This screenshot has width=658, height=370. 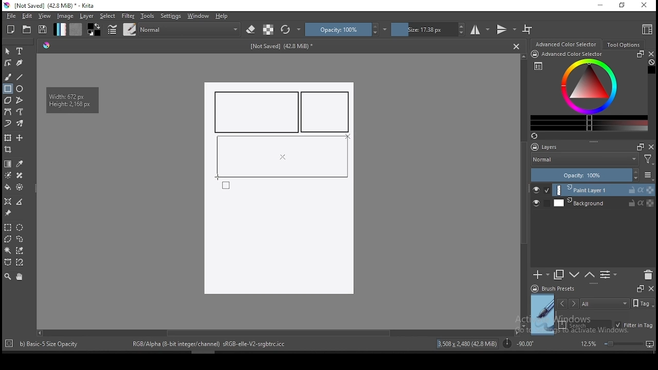 What do you see at coordinates (130, 29) in the screenshot?
I see `brushes` at bounding box center [130, 29].